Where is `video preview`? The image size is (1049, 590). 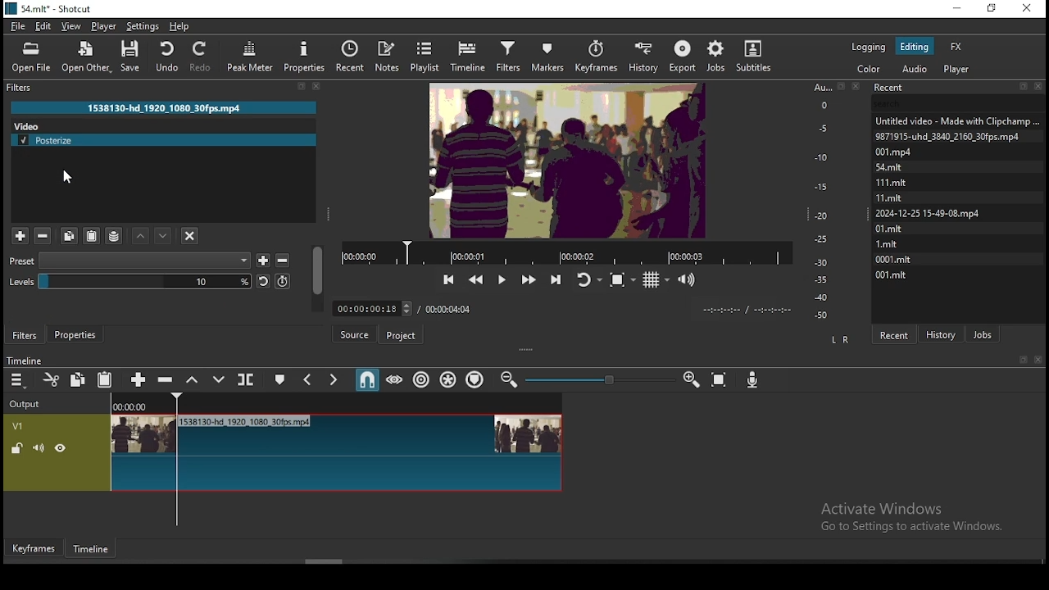 video preview is located at coordinates (565, 160).